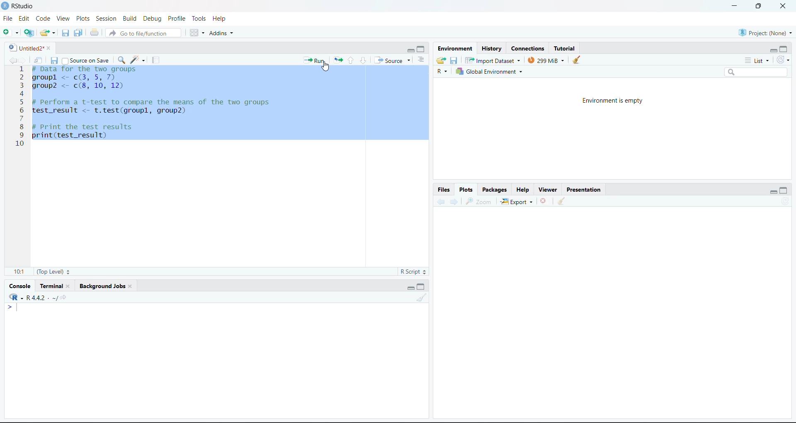 The height and width of the screenshot is (423, 796). Describe the element at coordinates (29, 33) in the screenshot. I see `create a project` at that location.